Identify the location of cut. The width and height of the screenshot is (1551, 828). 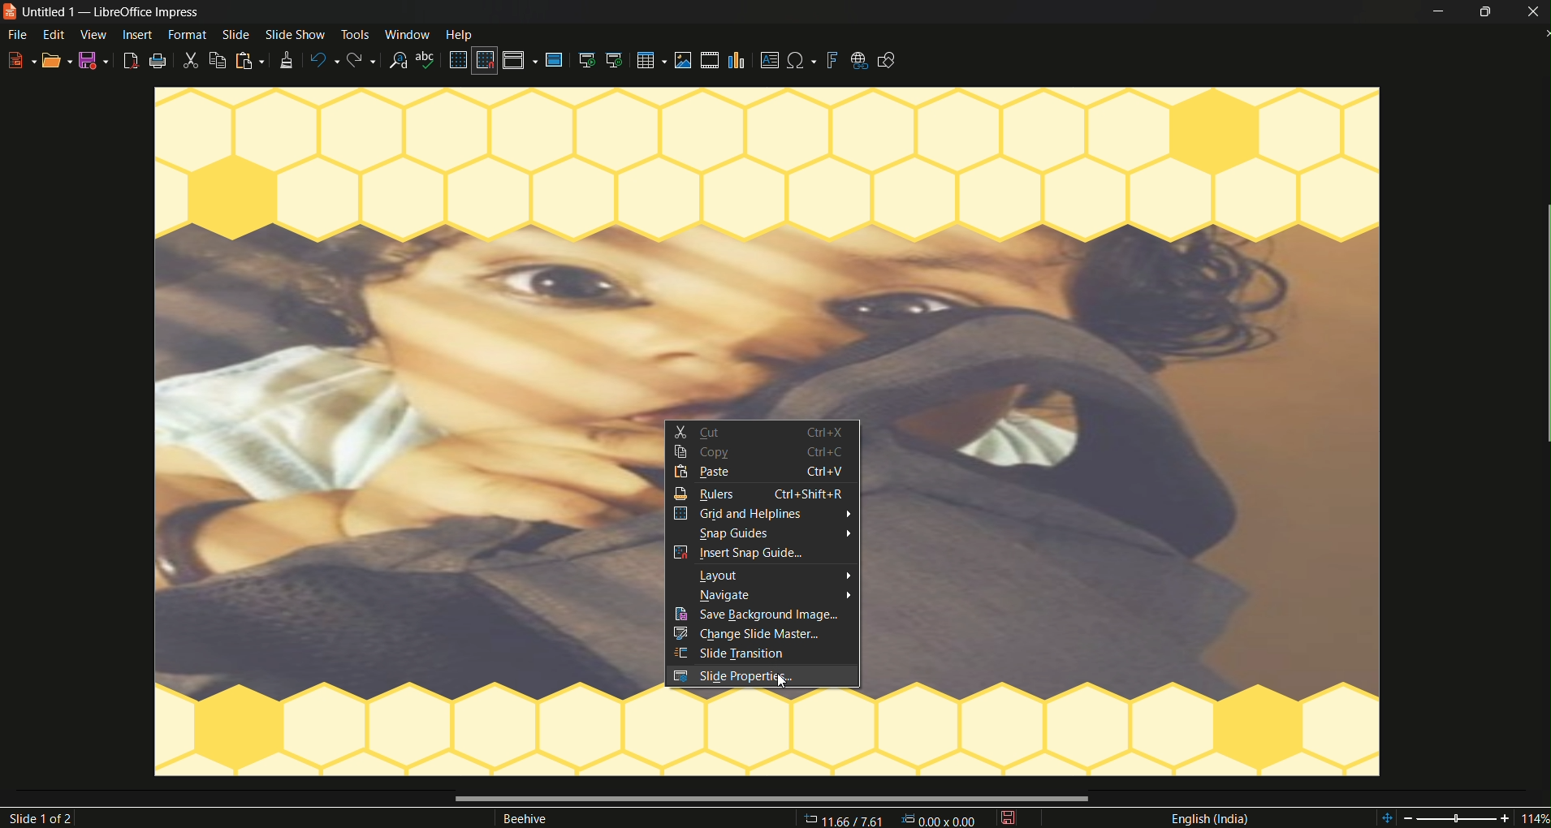
(698, 431).